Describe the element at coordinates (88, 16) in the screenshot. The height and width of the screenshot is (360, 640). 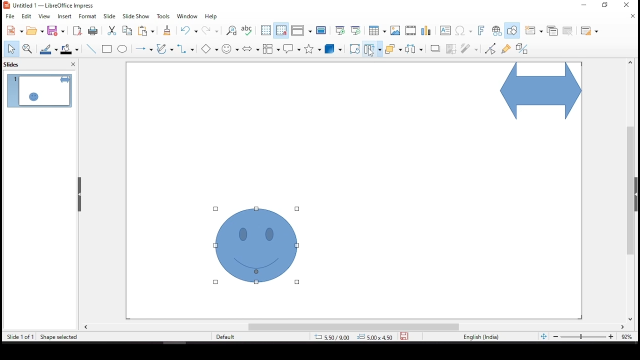
I see `format` at that location.